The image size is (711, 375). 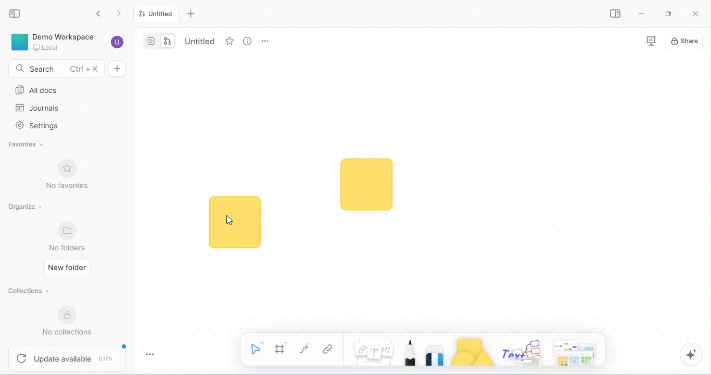 I want to click on shape, so click(x=235, y=222).